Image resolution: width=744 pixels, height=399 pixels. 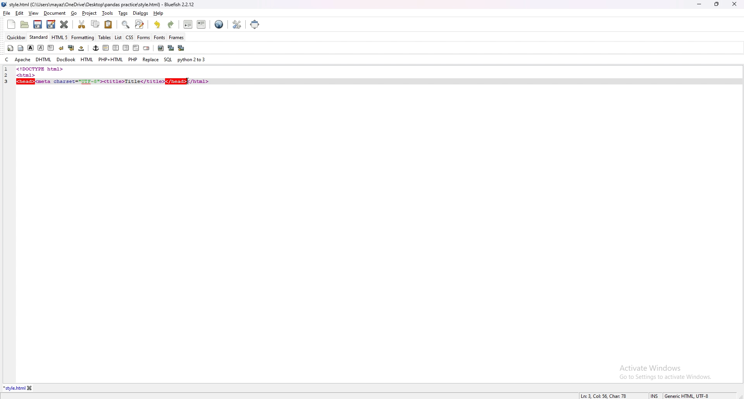 I want to click on close current tab, so click(x=65, y=24).